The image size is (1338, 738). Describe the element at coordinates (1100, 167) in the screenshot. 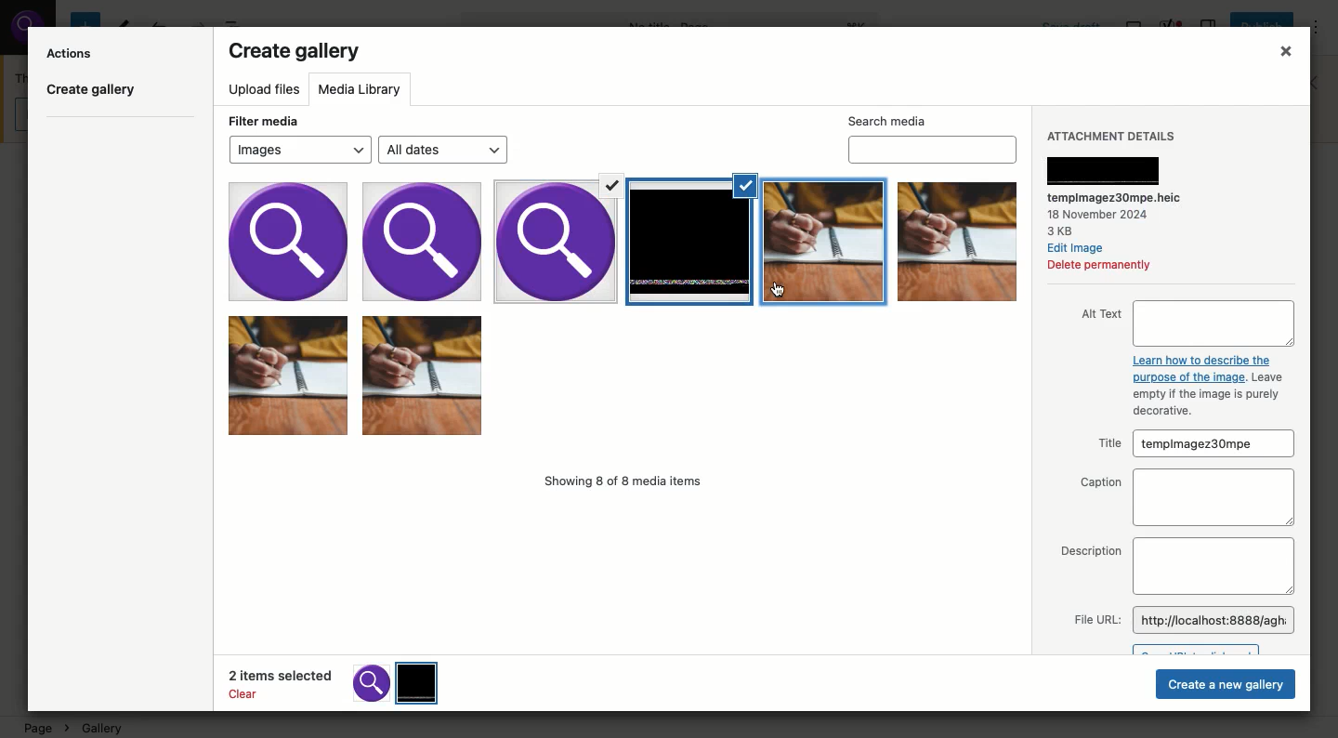

I see `Attachment details` at that location.